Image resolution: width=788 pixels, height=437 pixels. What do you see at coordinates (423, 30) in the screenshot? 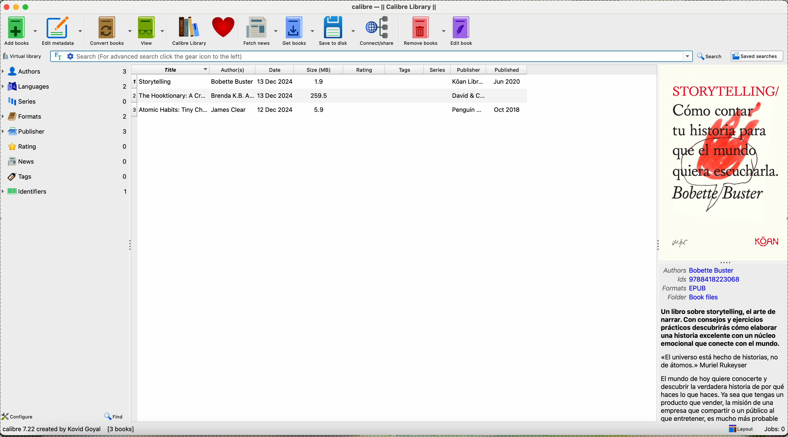
I see `remove books` at bounding box center [423, 30].